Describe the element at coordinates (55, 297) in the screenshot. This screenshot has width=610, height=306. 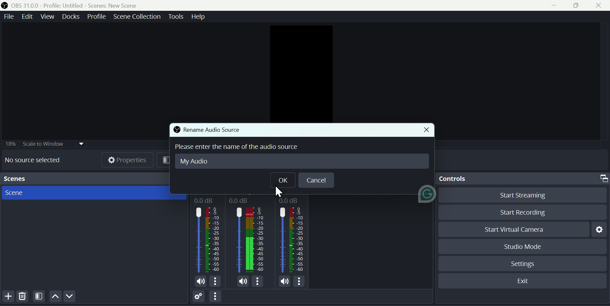
I see `Up` at that location.